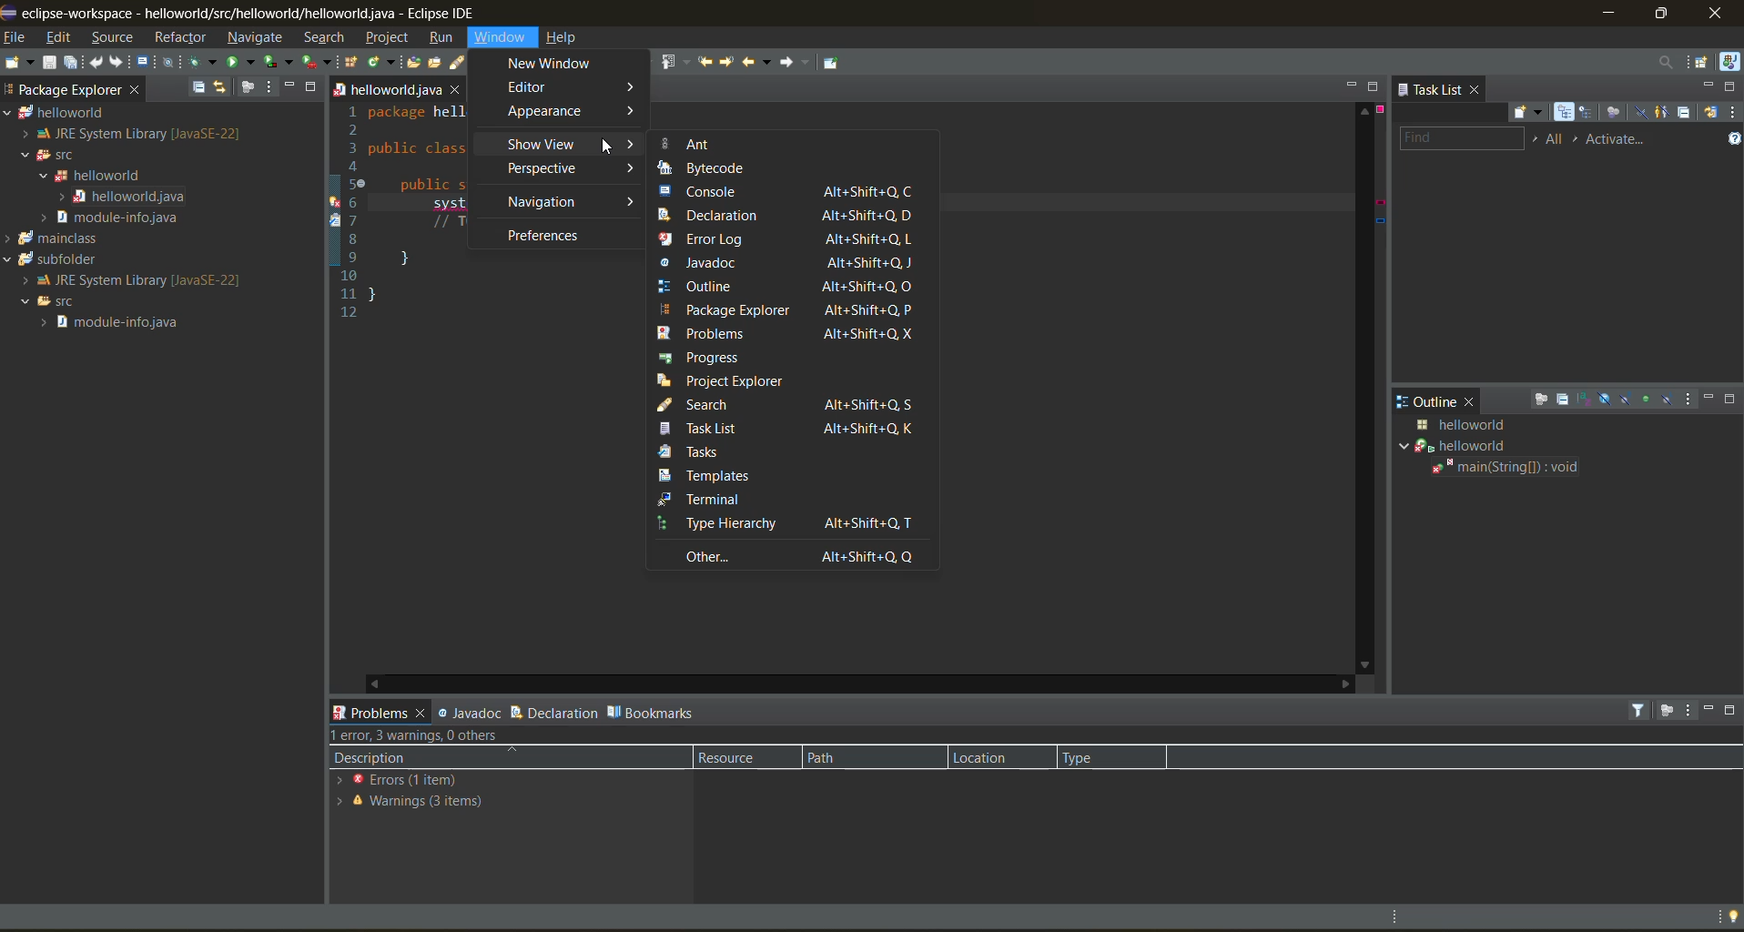 Image resolution: width=1744 pixels, height=932 pixels. Describe the element at coordinates (1711, 114) in the screenshot. I see `synchronize changed` at that location.